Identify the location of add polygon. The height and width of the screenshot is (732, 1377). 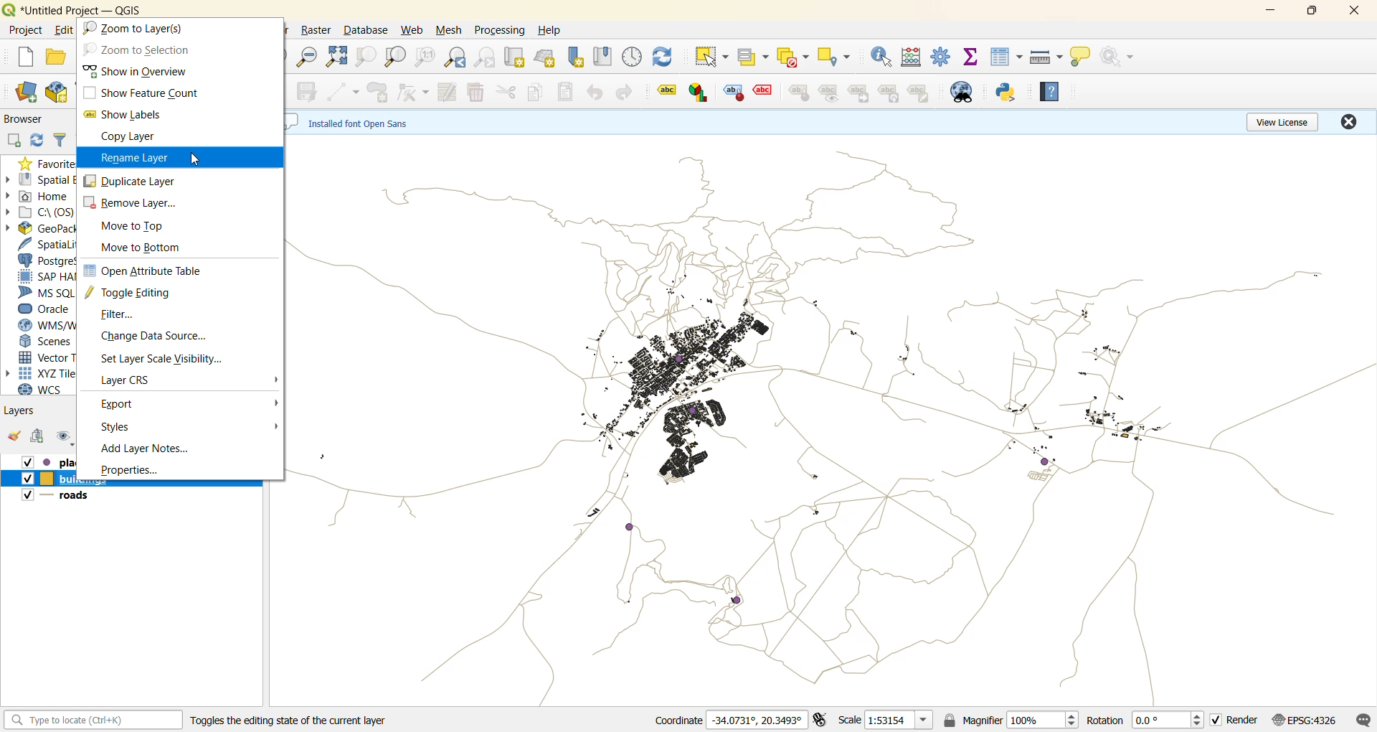
(378, 91).